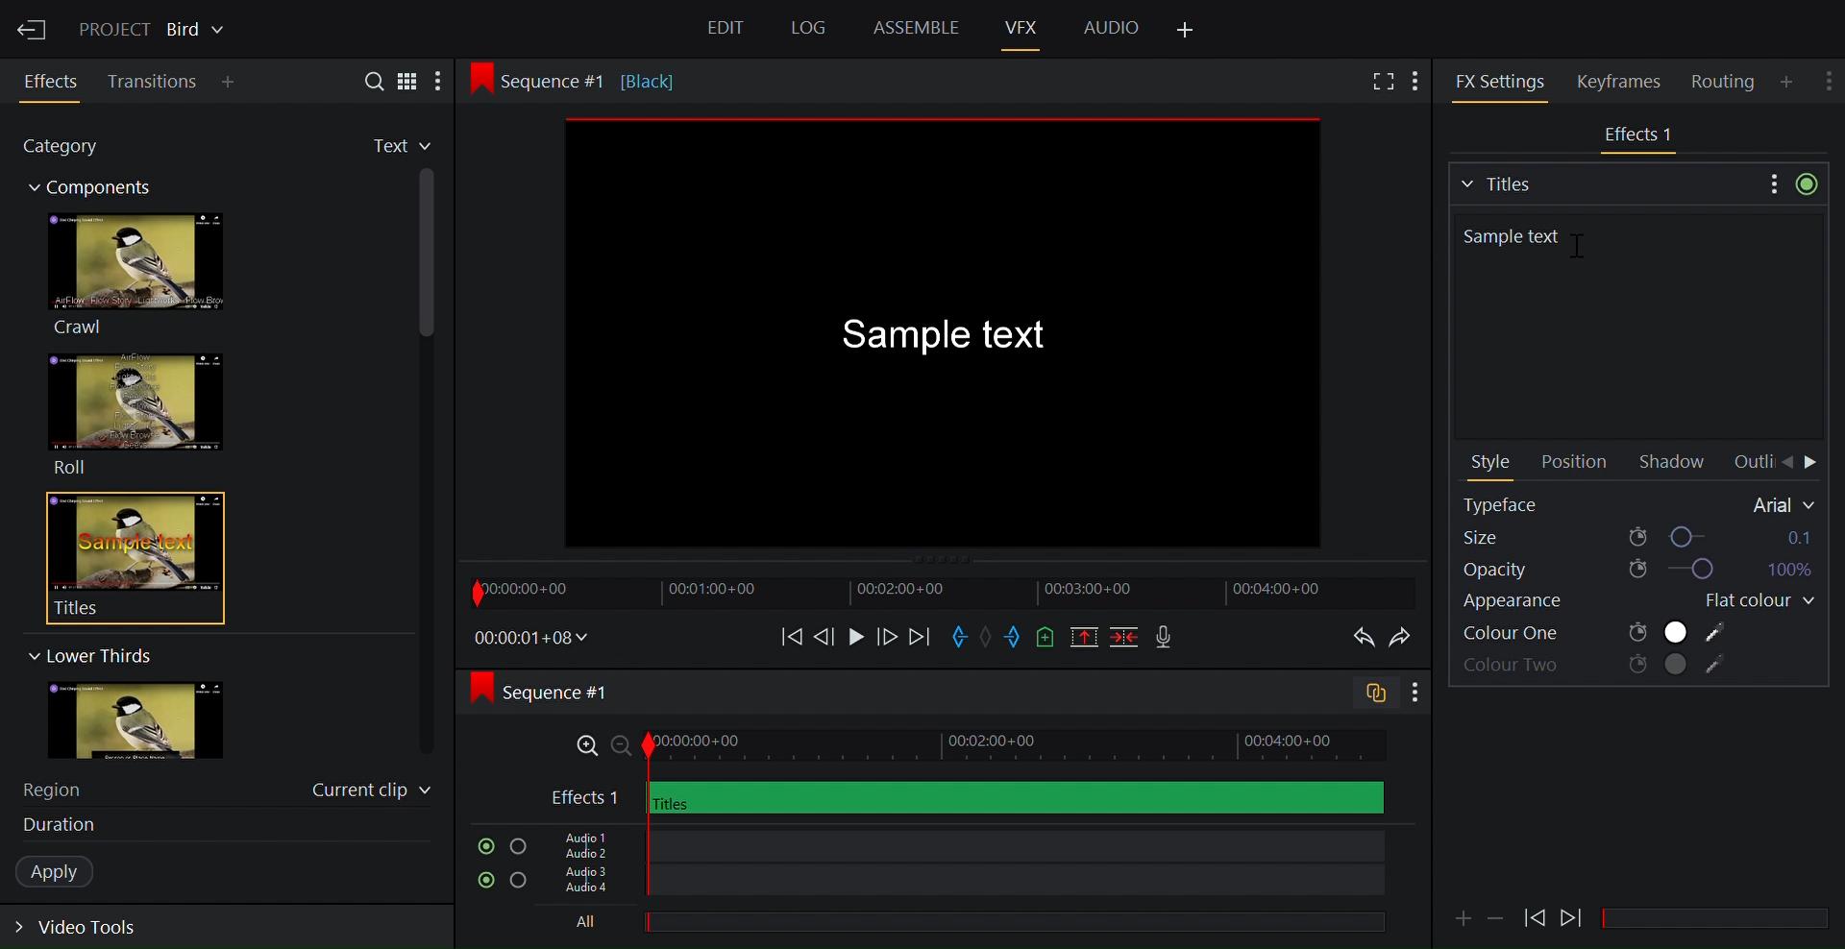 The height and width of the screenshot is (949, 1845). I want to click on Audio, so click(1111, 26).